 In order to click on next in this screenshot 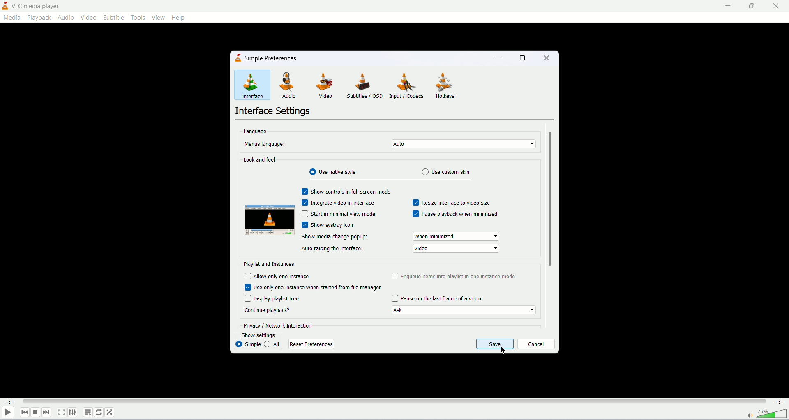, I will do `click(49, 414)`.